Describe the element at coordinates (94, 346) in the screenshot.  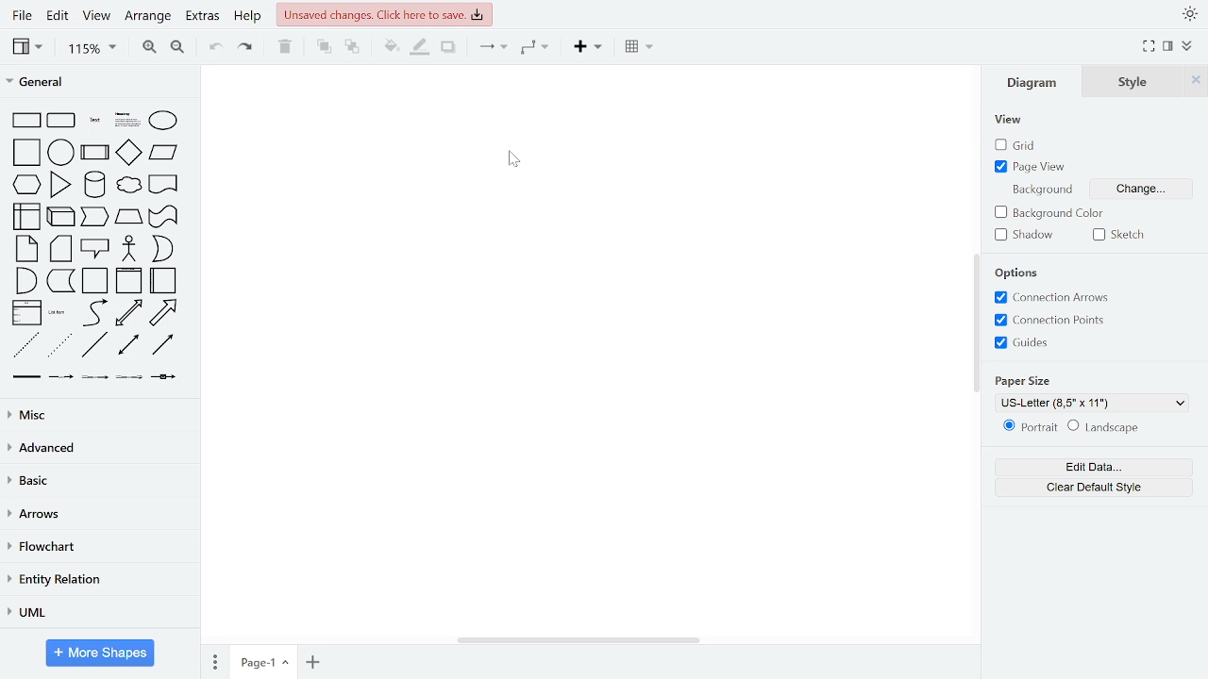
I see `line` at that location.